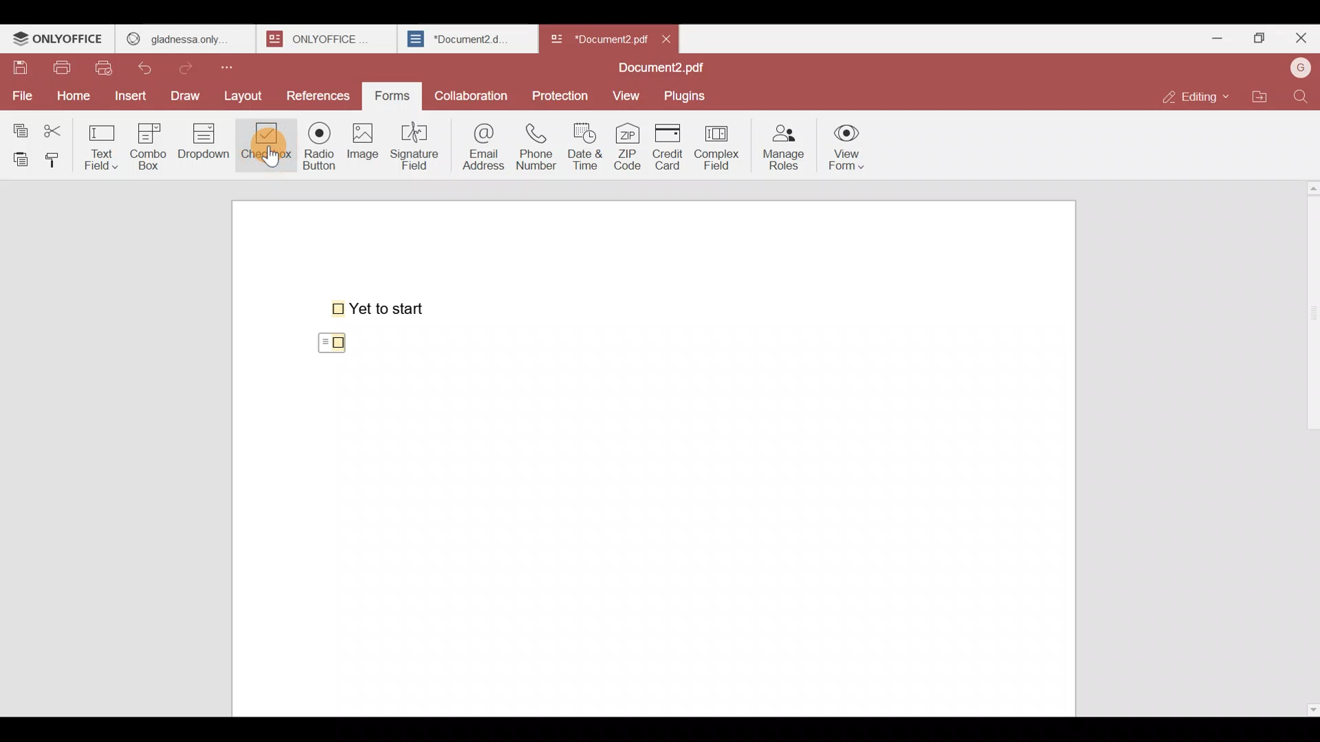 This screenshot has height=742, width=1320. What do you see at coordinates (22, 94) in the screenshot?
I see `File` at bounding box center [22, 94].